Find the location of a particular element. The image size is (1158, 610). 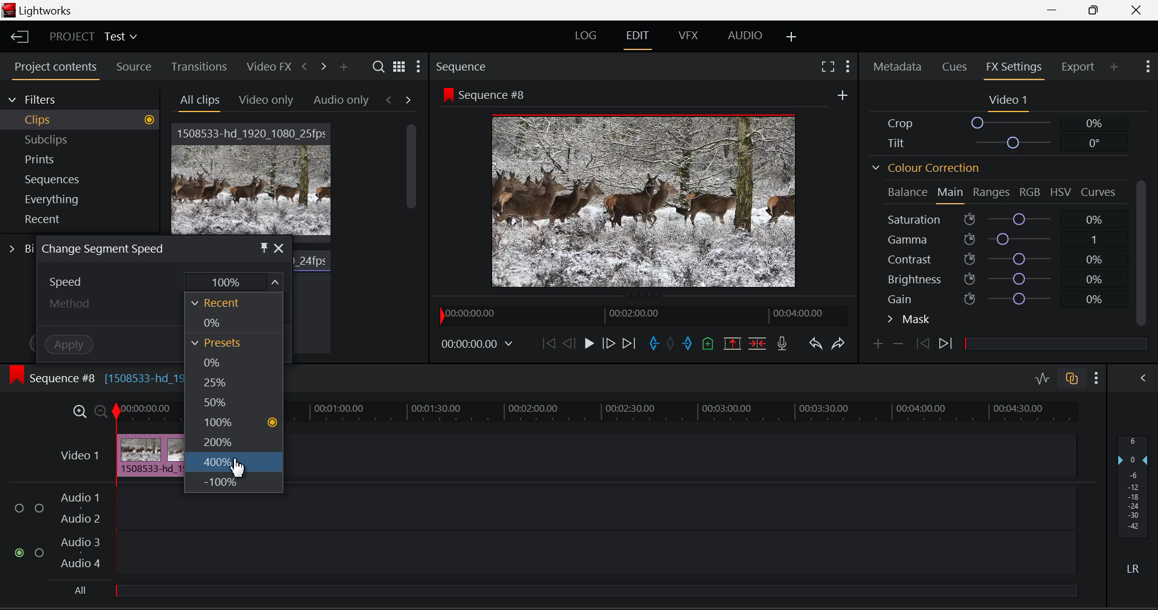

Full Screen is located at coordinates (827, 68).